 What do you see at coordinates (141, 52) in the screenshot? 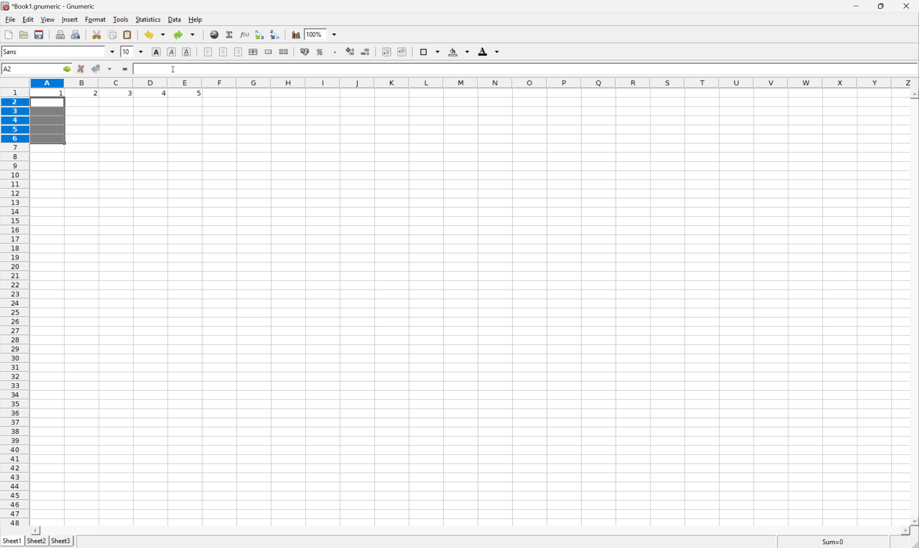
I see `drop down` at bounding box center [141, 52].